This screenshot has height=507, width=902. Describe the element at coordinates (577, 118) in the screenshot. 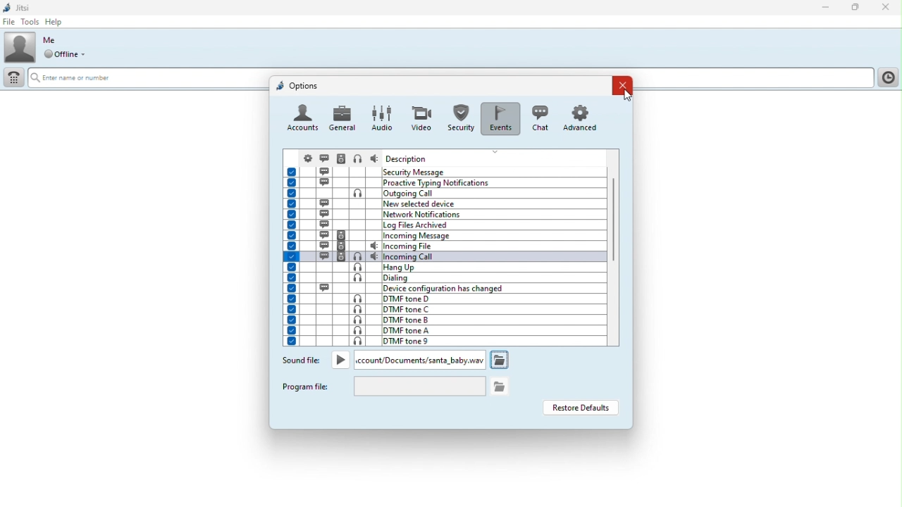

I see `advanced` at that location.